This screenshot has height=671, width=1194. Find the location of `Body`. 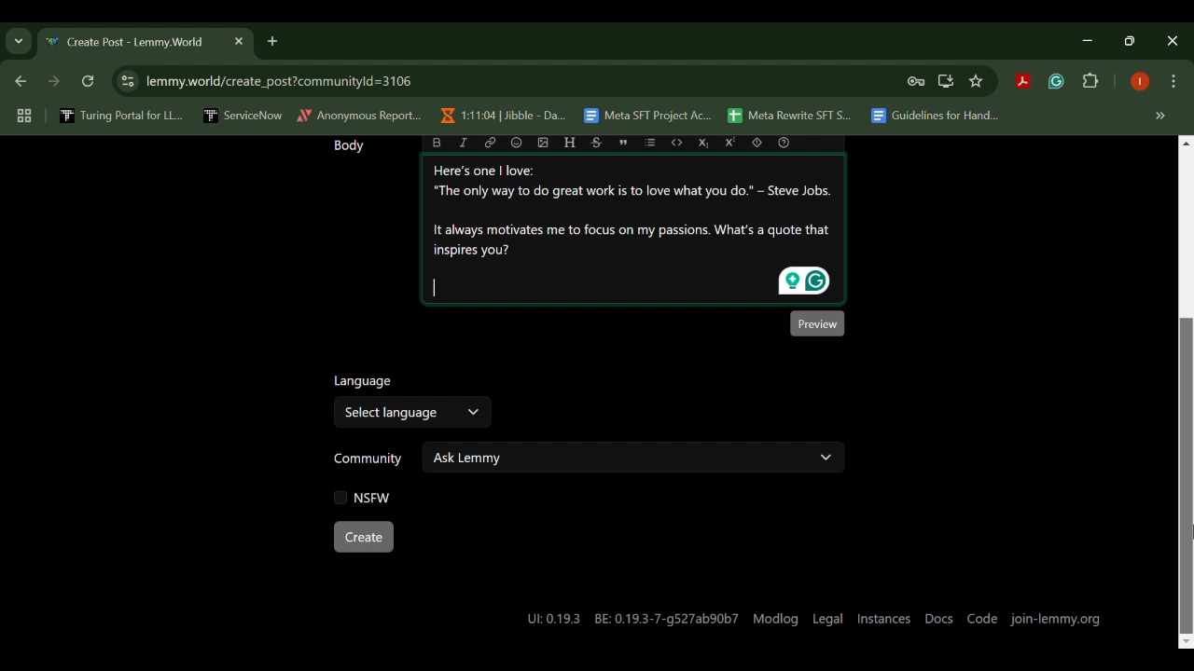

Body is located at coordinates (345, 147).